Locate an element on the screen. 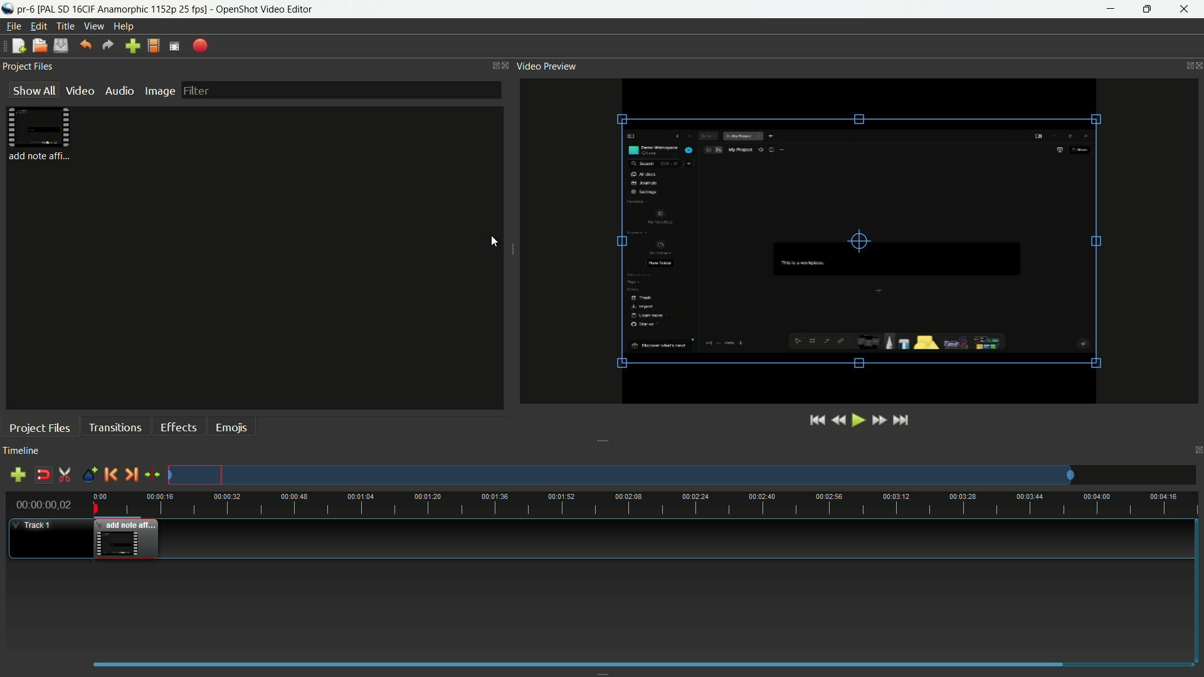  add track is located at coordinates (18, 475).